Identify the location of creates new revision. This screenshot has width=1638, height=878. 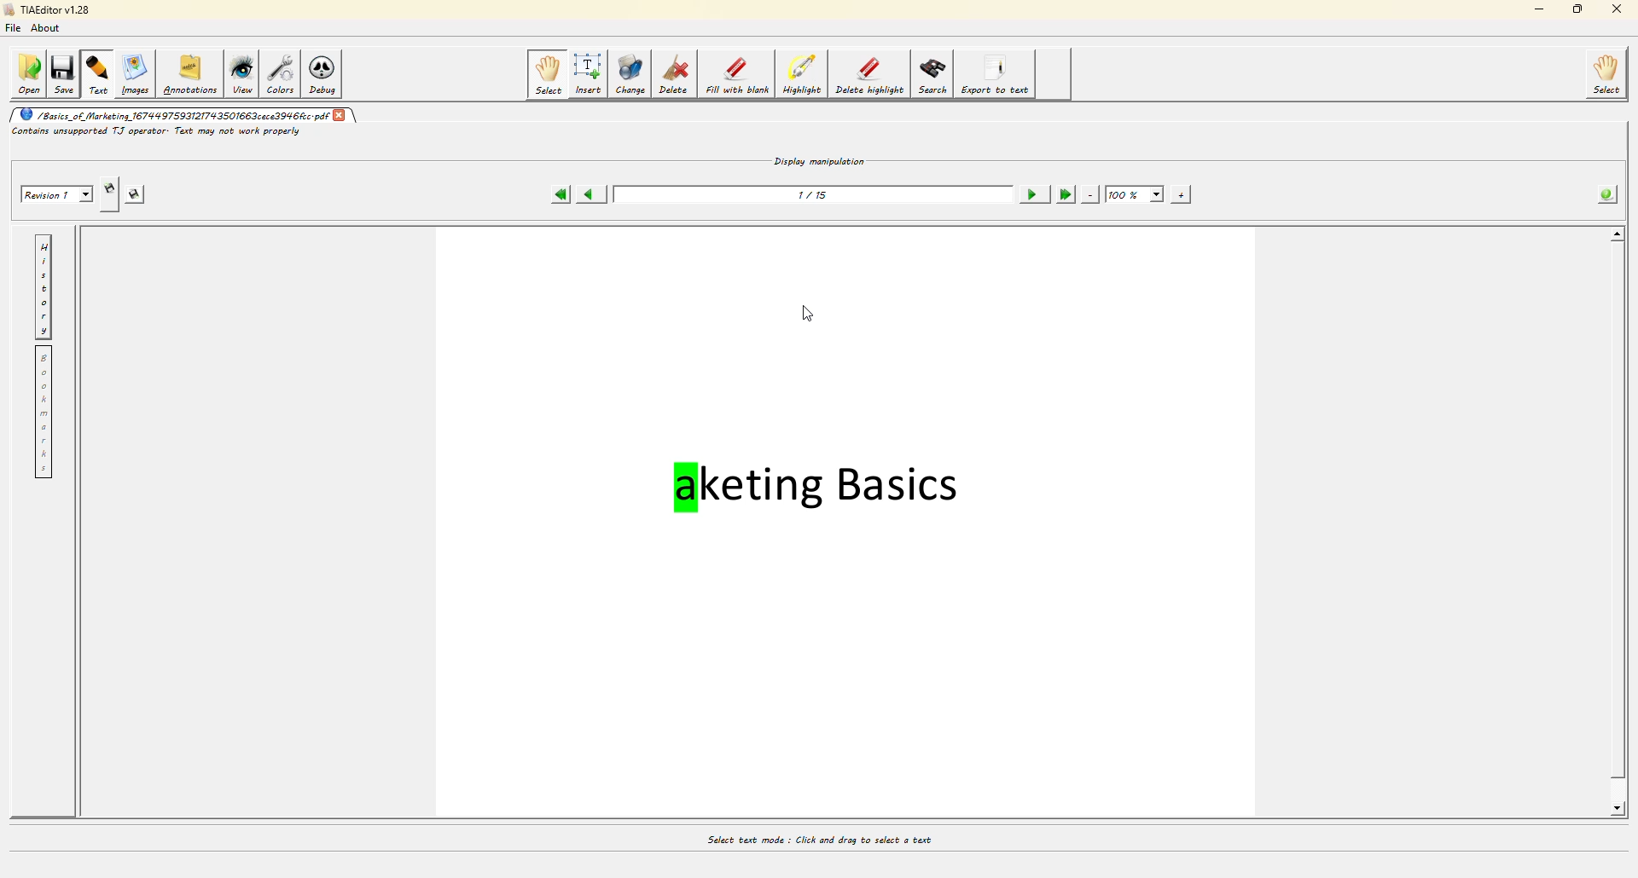
(110, 188).